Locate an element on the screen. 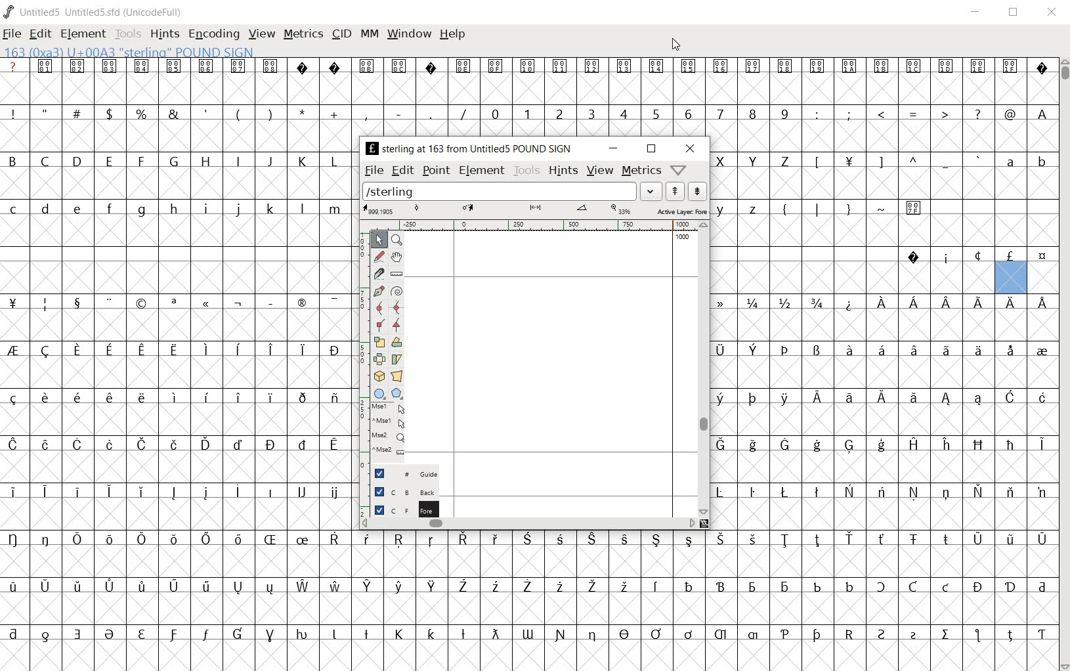  Symbol is located at coordinates (142, 635).